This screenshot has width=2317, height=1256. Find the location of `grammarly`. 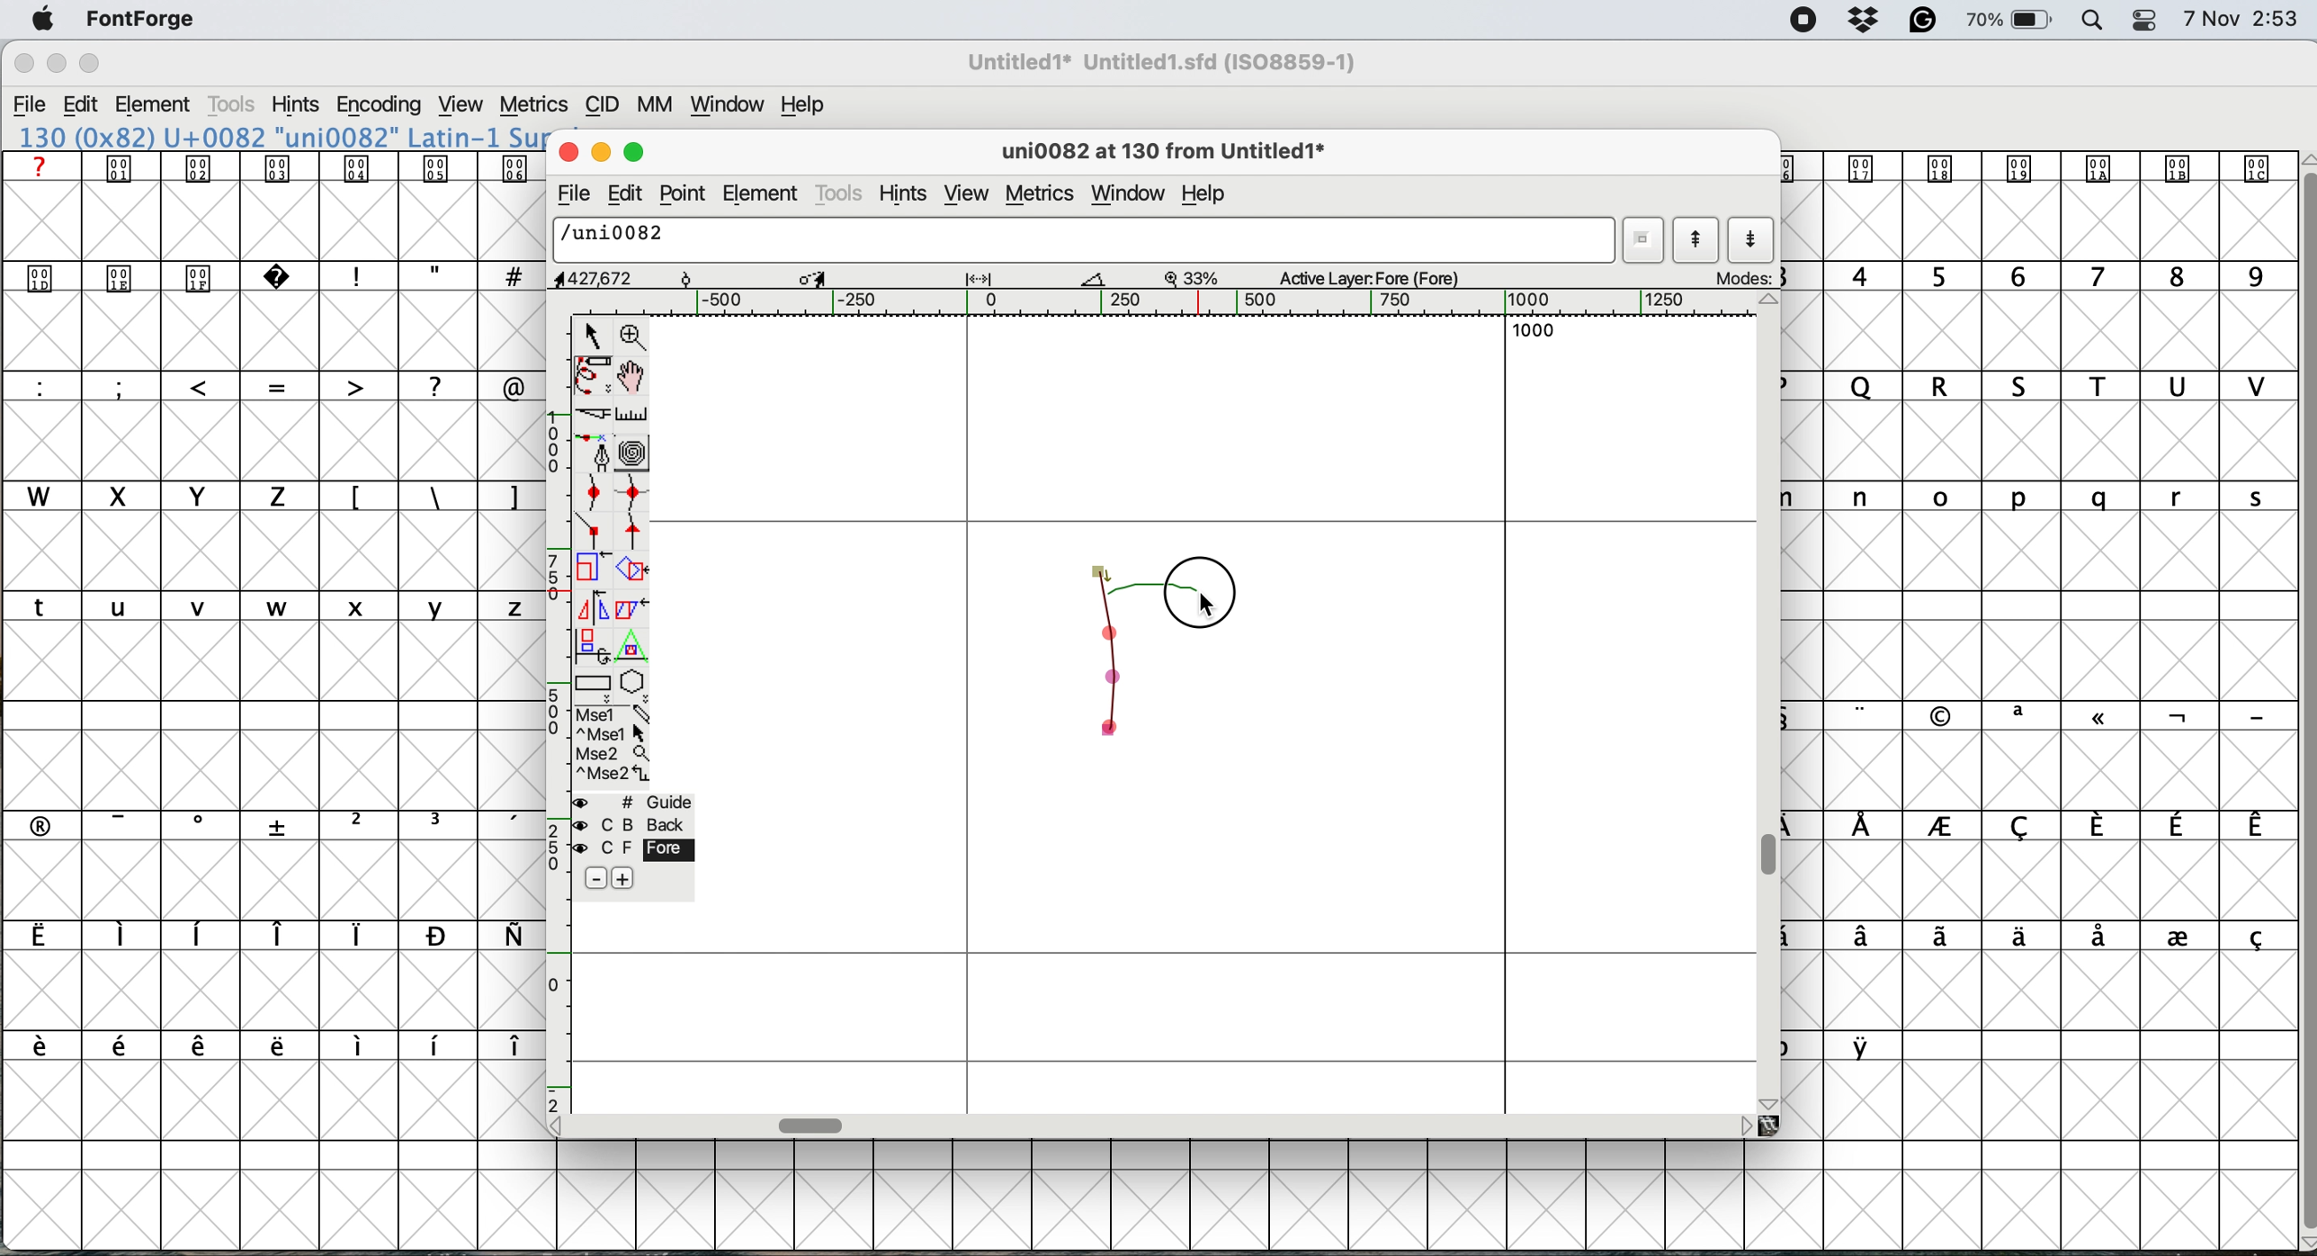

grammarly is located at coordinates (1923, 20).